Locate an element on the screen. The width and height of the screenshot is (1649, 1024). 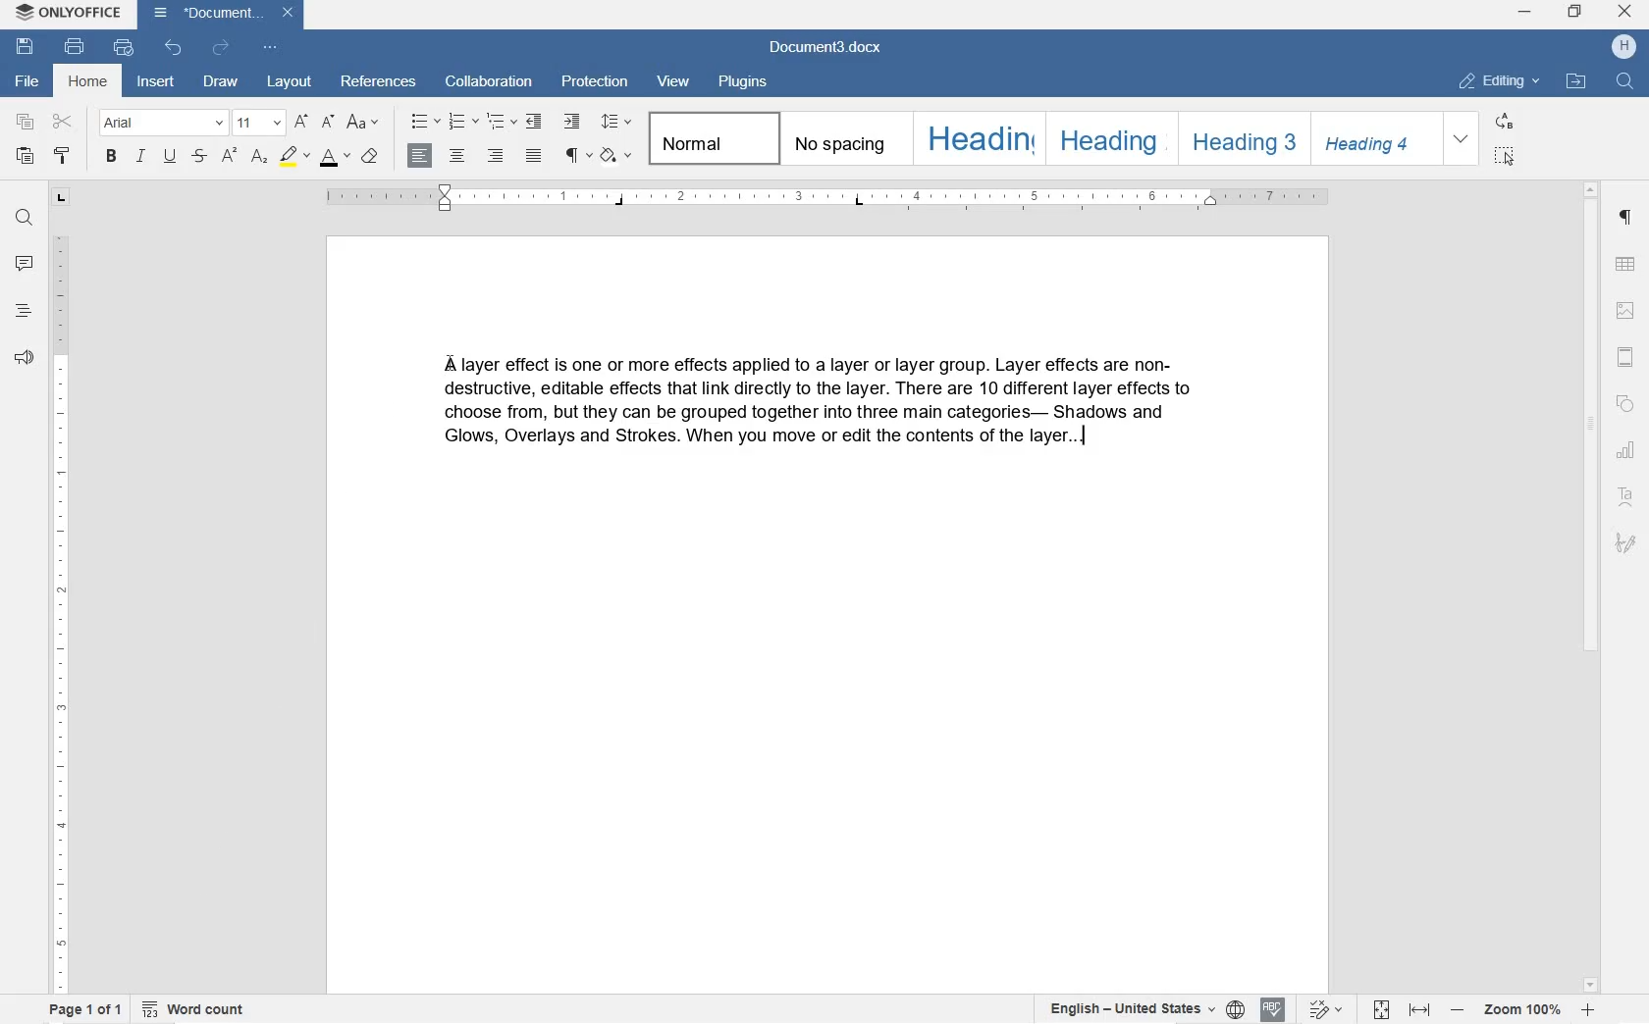
HEADING 1 is located at coordinates (978, 137).